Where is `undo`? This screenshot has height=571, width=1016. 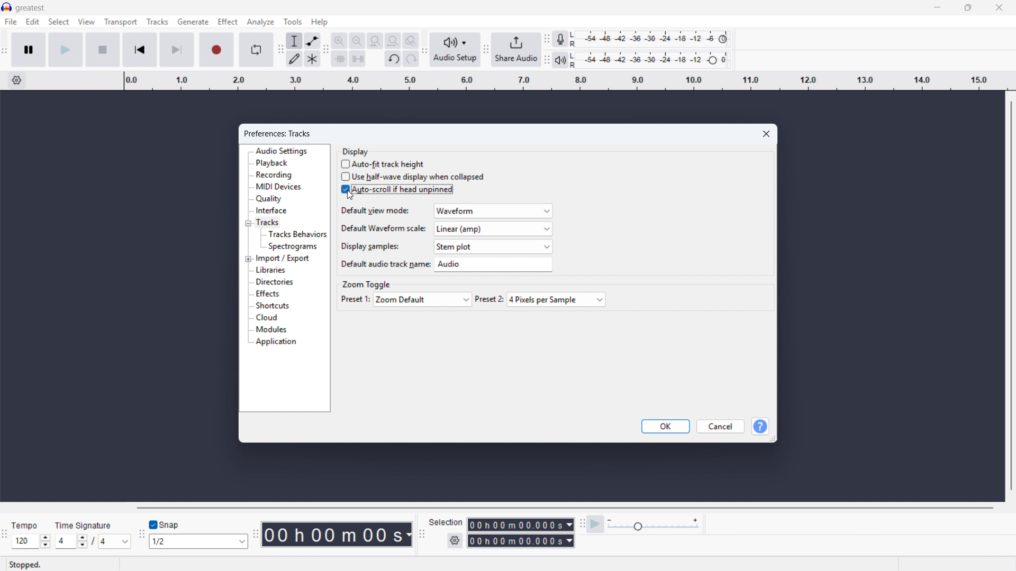
undo is located at coordinates (394, 59).